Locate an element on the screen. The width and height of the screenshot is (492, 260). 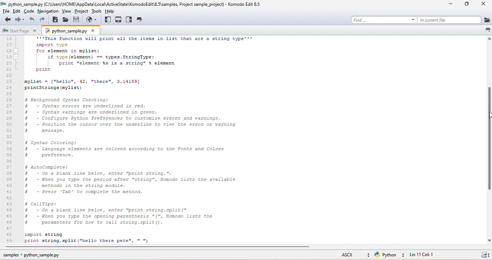
browse is located at coordinates (93, 19).